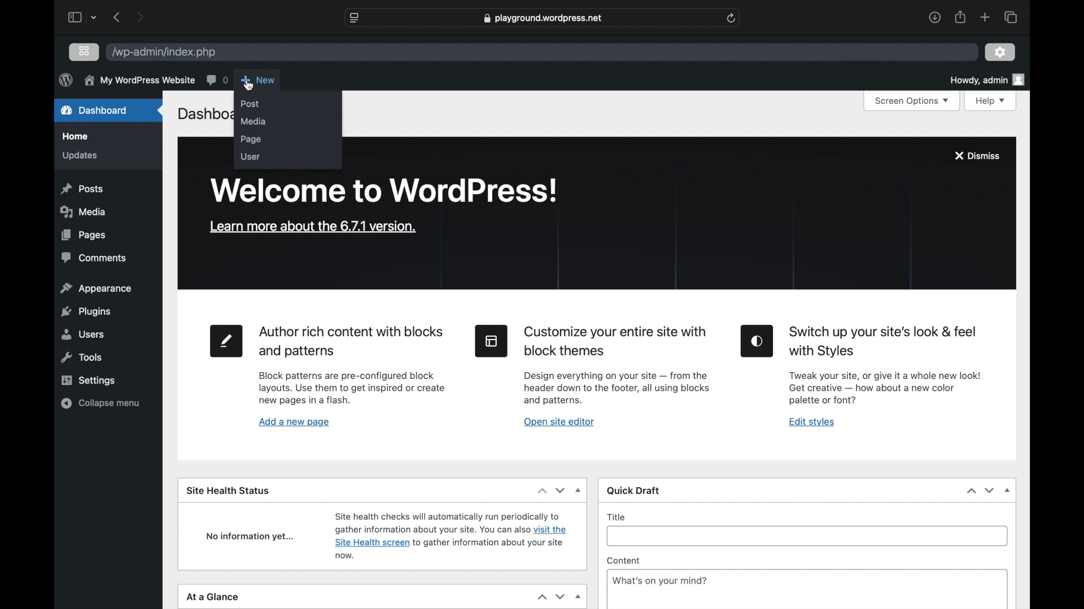  What do you see at coordinates (84, 334) in the screenshot?
I see `users` at bounding box center [84, 334].